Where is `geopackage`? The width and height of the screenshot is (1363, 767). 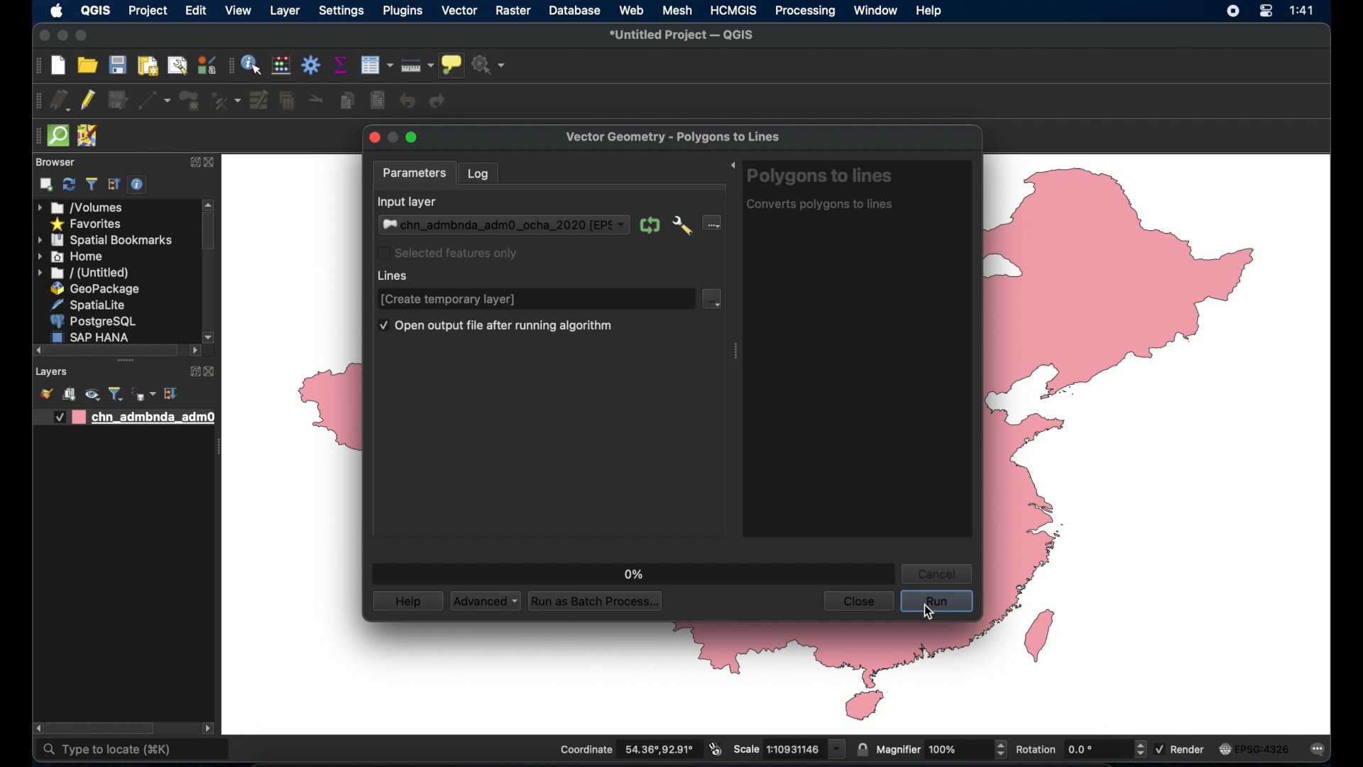 geopackage is located at coordinates (98, 289).